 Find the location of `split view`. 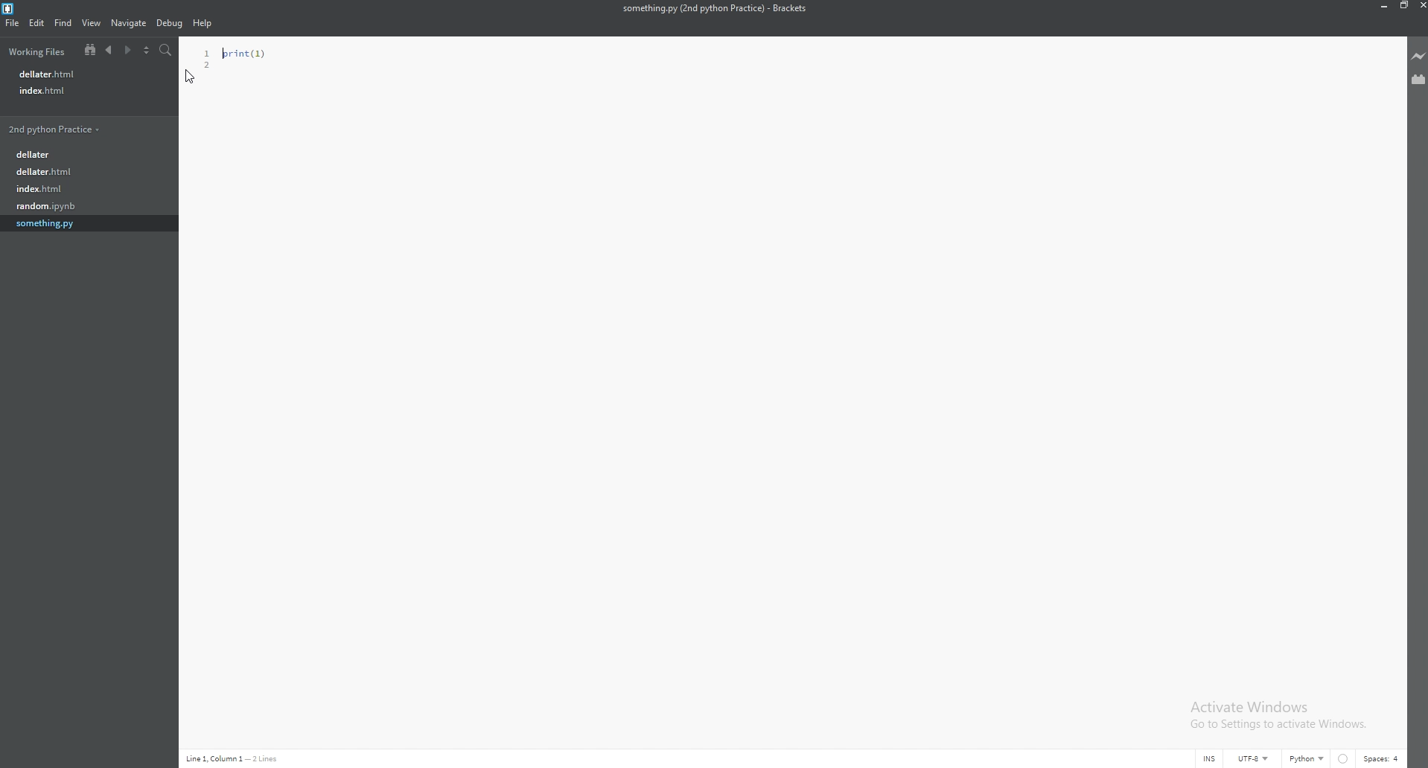

split view is located at coordinates (147, 50).